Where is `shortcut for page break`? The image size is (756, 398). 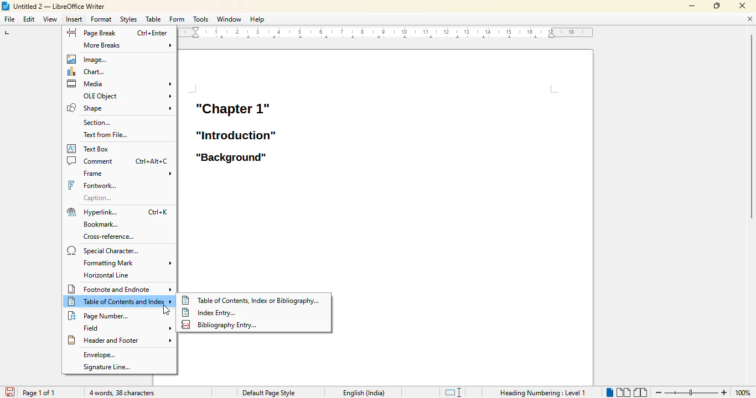 shortcut for page break is located at coordinates (152, 33).